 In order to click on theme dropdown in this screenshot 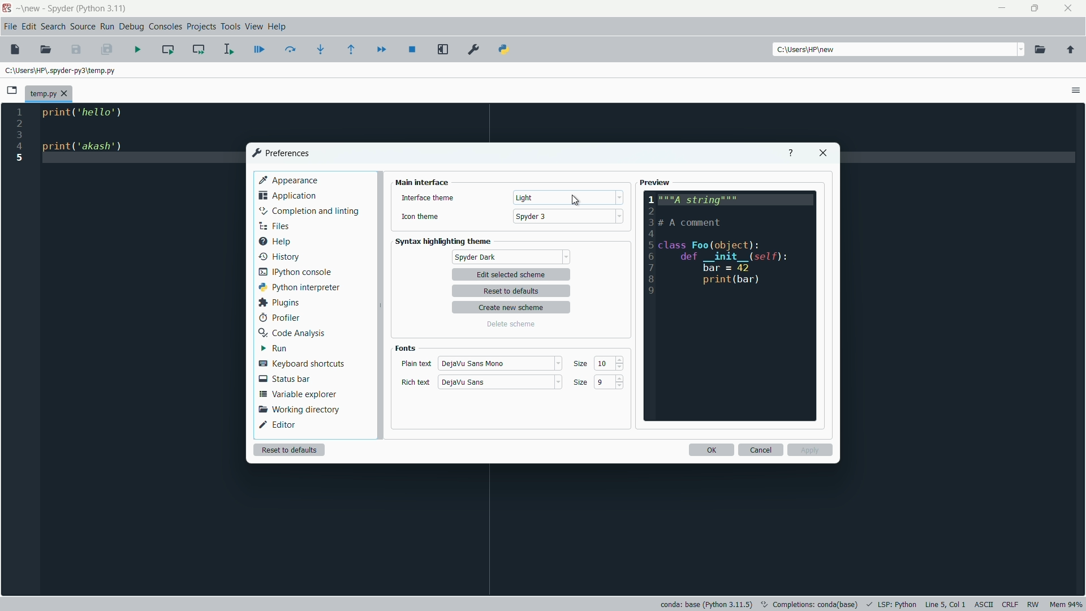, I will do `click(568, 198)`.